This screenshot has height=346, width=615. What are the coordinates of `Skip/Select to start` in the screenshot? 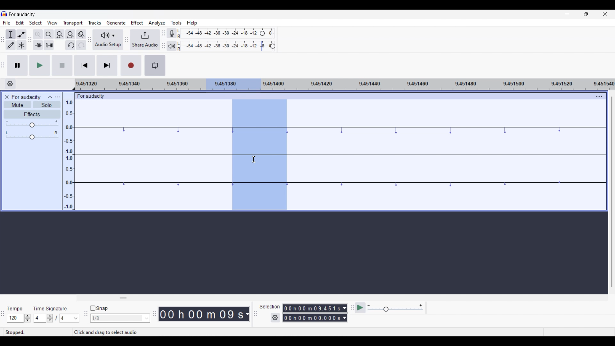 It's located at (85, 66).